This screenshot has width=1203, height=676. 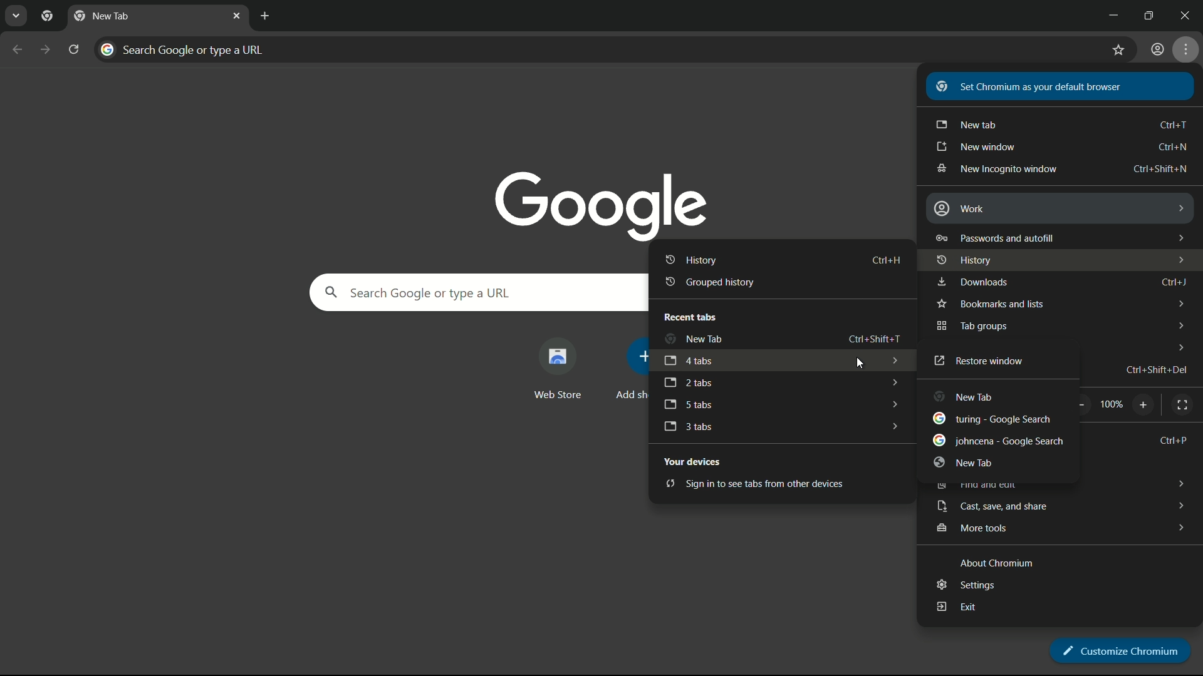 What do you see at coordinates (1114, 53) in the screenshot?
I see `bookmark ` at bounding box center [1114, 53].